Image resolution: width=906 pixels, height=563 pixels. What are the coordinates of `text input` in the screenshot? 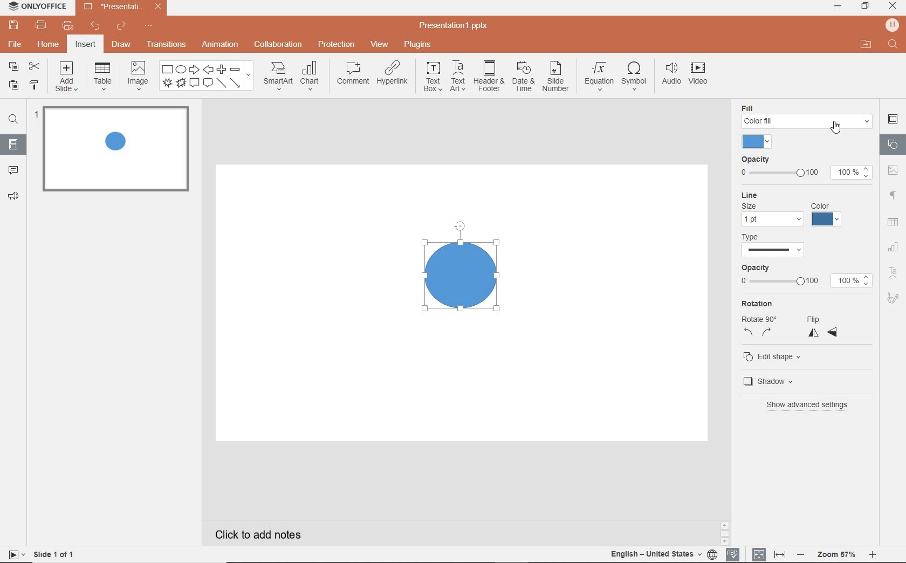 It's located at (893, 45).